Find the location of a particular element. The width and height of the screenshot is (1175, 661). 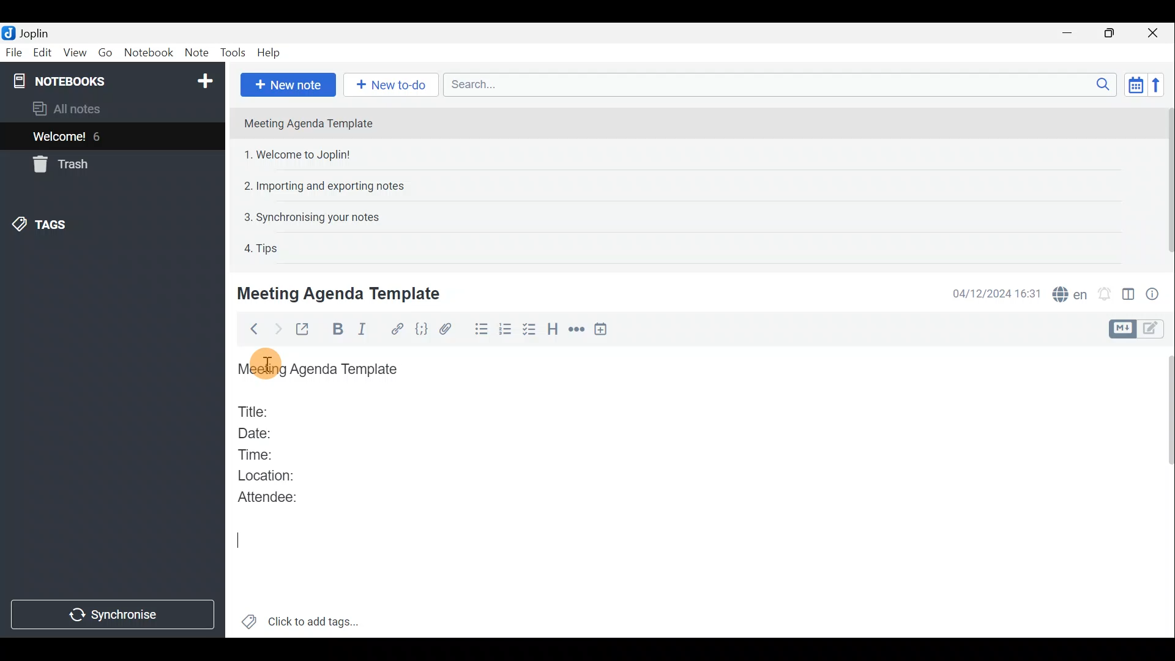

Close is located at coordinates (1154, 34).